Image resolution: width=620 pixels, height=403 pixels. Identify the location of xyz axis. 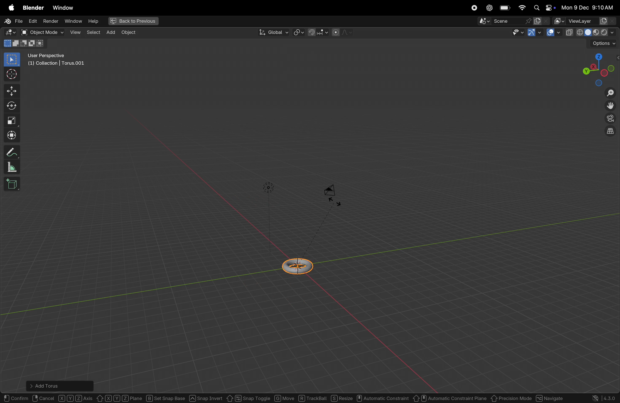
(76, 397).